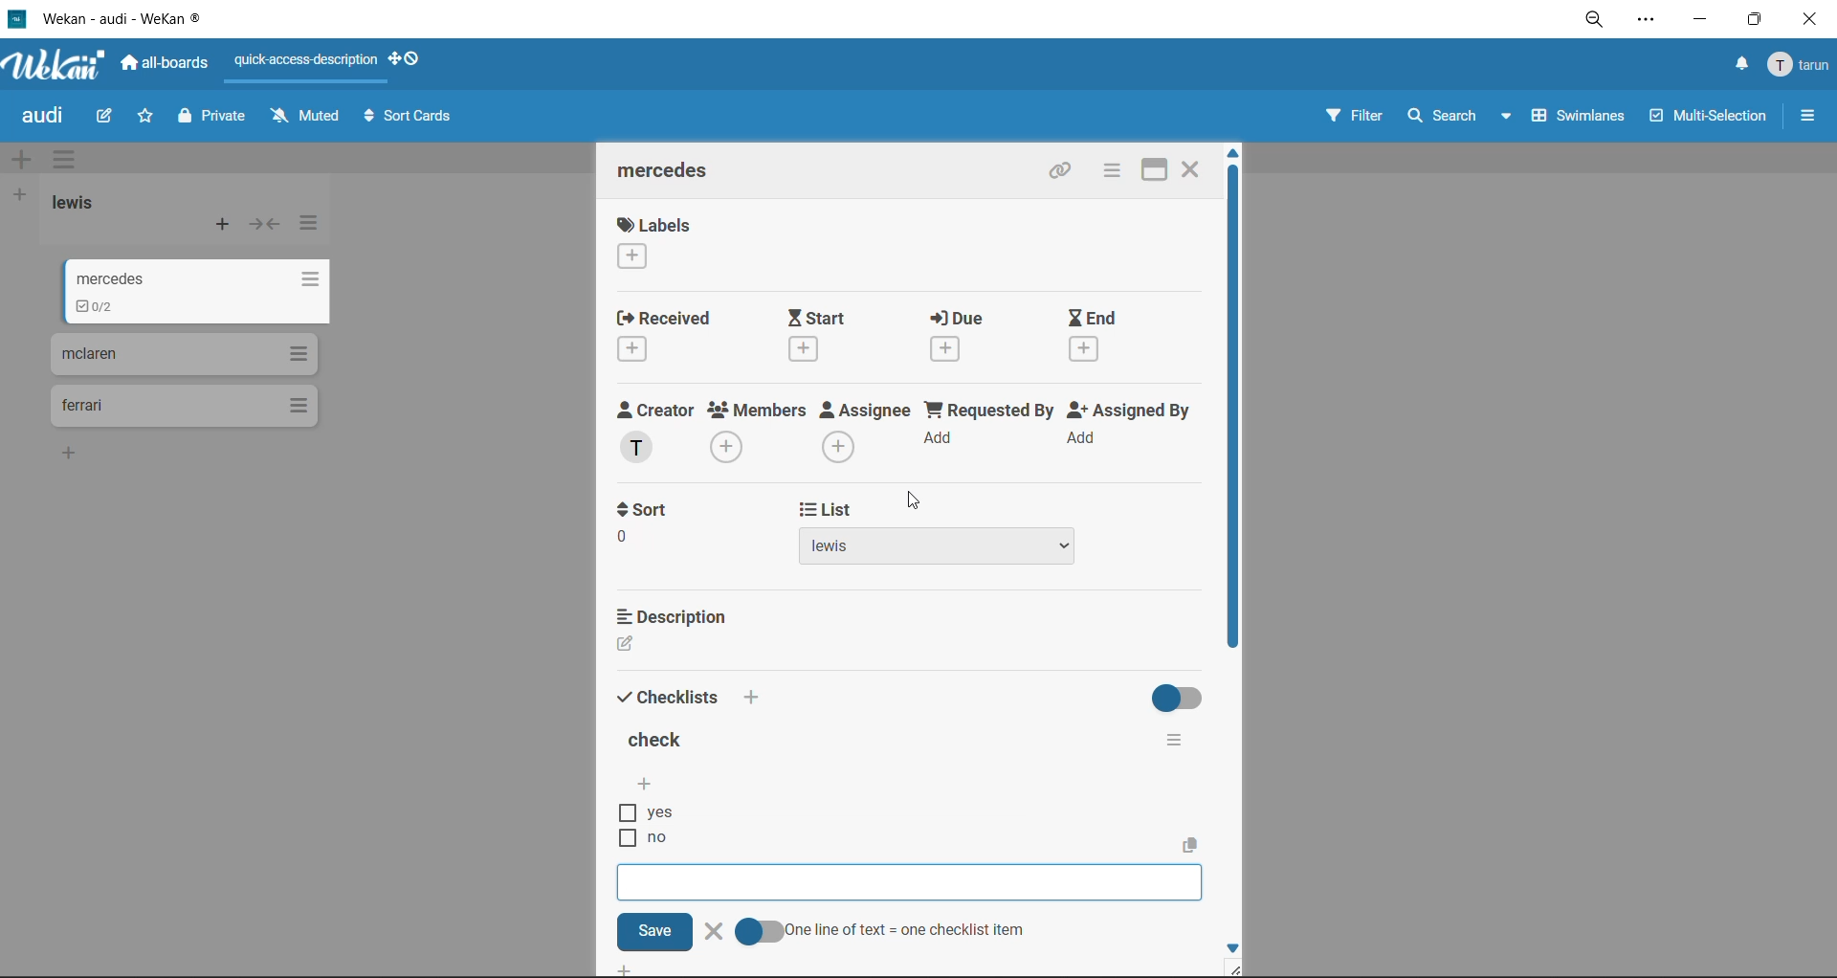  Describe the element at coordinates (758, 432) in the screenshot. I see `members` at that location.